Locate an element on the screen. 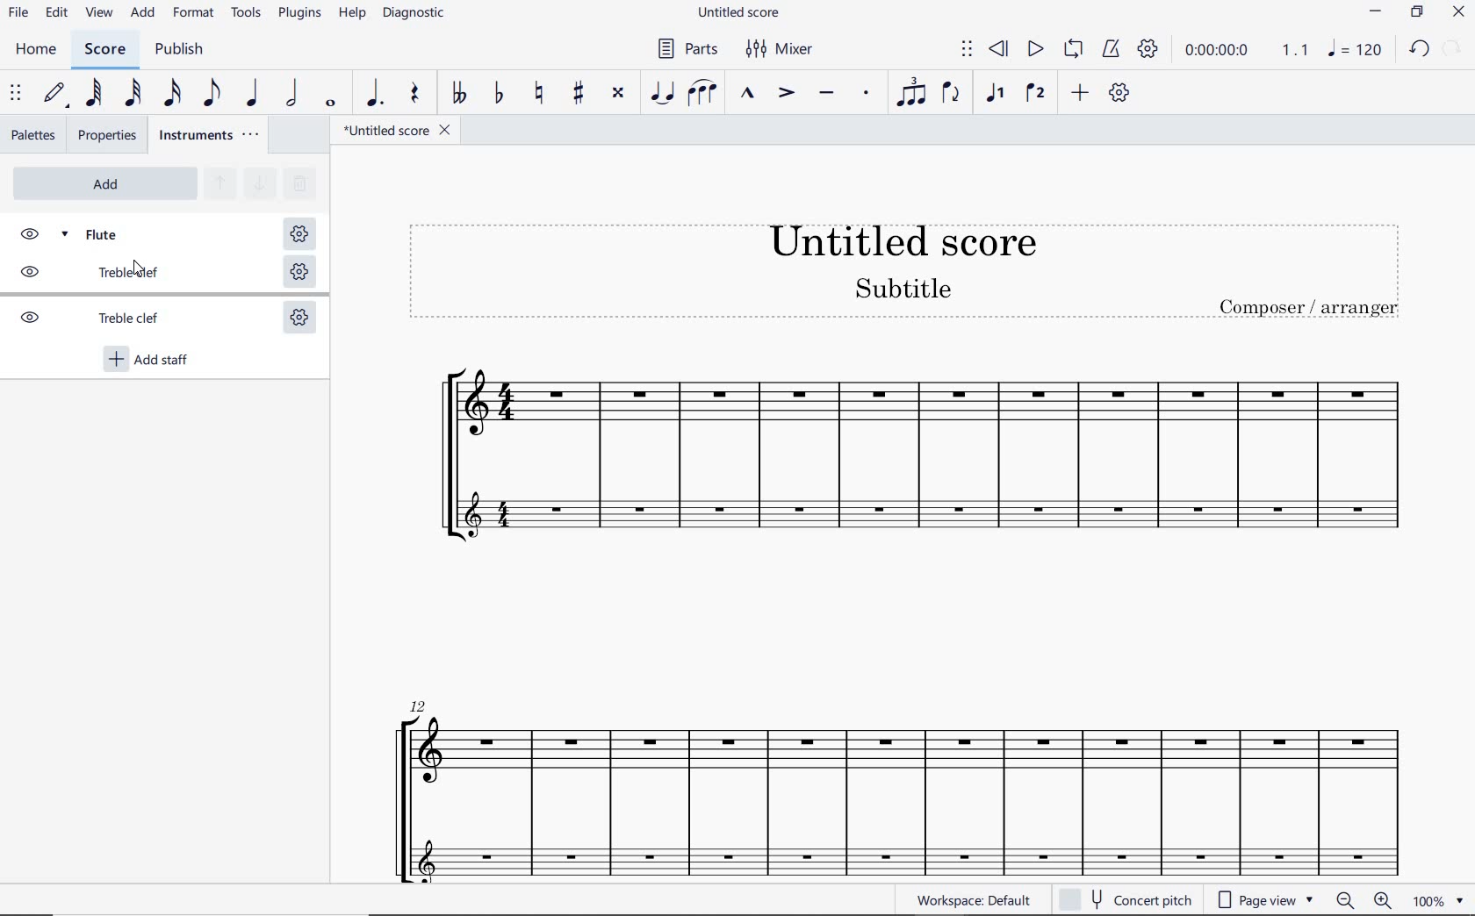 The image size is (1475, 916). FORMAT is located at coordinates (194, 13).